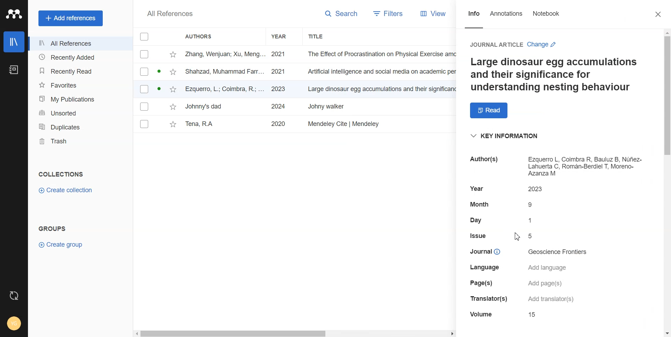 The image size is (671, 337). I want to click on Authors, so click(202, 36).